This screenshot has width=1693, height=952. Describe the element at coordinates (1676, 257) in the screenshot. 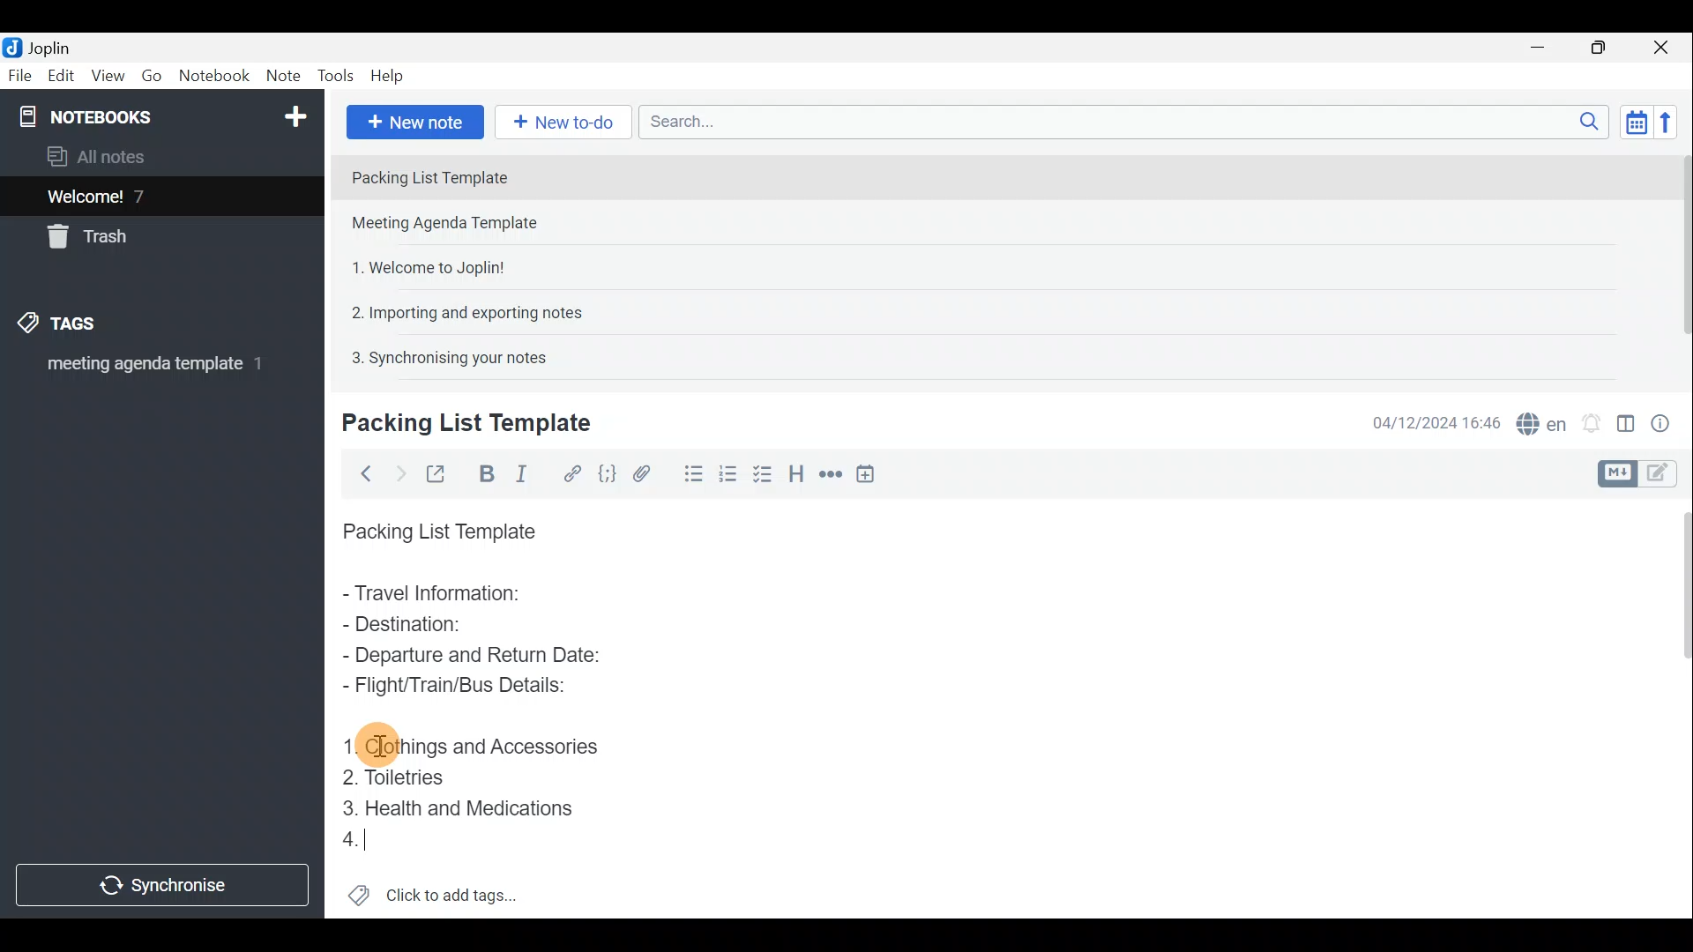

I see `Scroll bar` at that location.